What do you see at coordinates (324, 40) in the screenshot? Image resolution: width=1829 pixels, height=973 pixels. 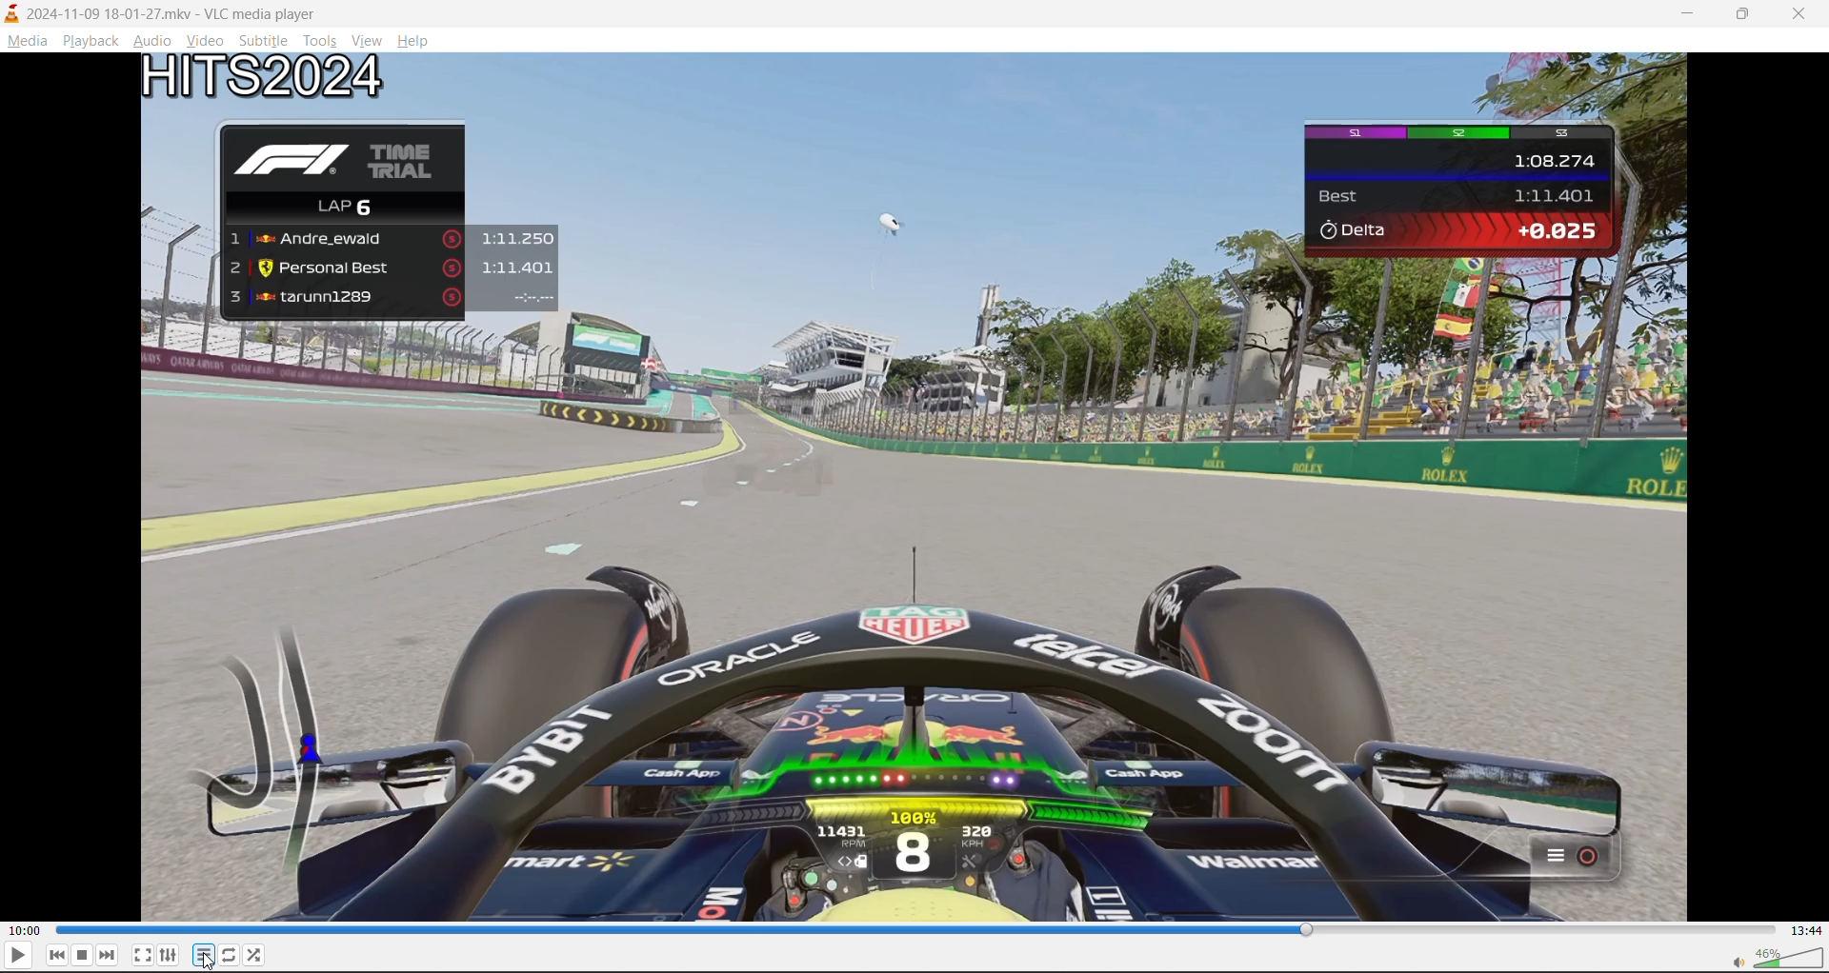 I see `tools` at bounding box center [324, 40].